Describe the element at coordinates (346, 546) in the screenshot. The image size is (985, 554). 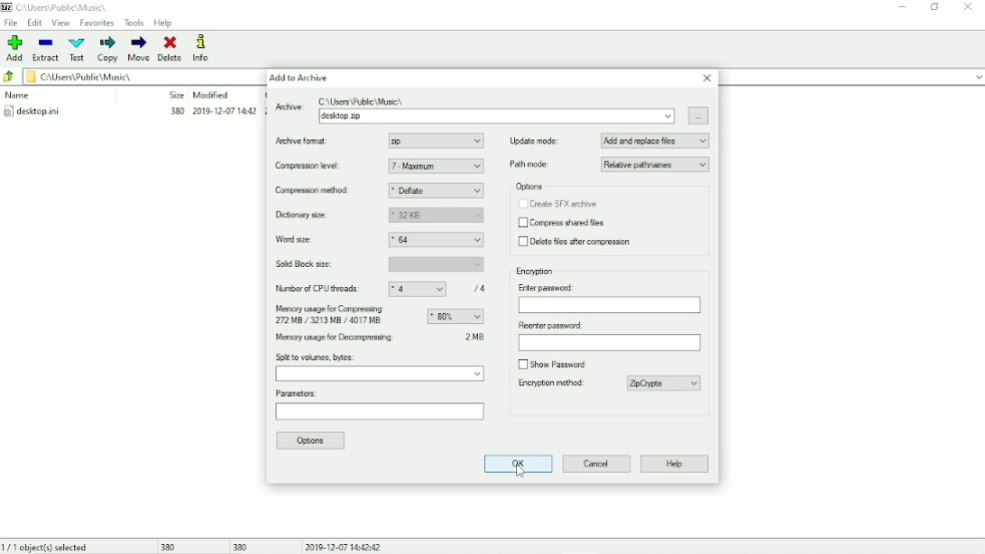
I see `Date and Time` at that location.